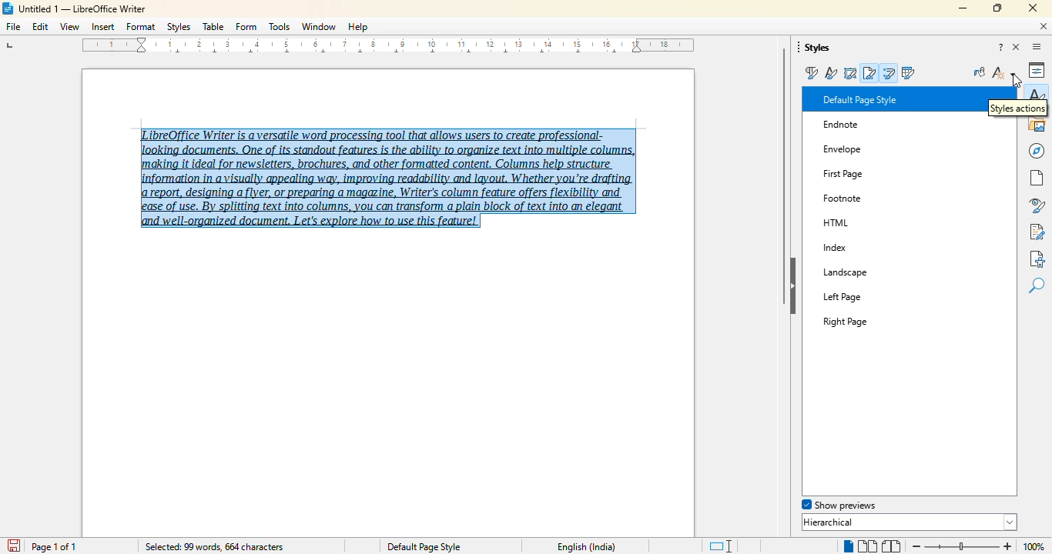 The width and height of the screenshot is (1052, 554). Describe the element at coordinates (1037, 47) in the screenshot. I see `sidebar settings` at that location.